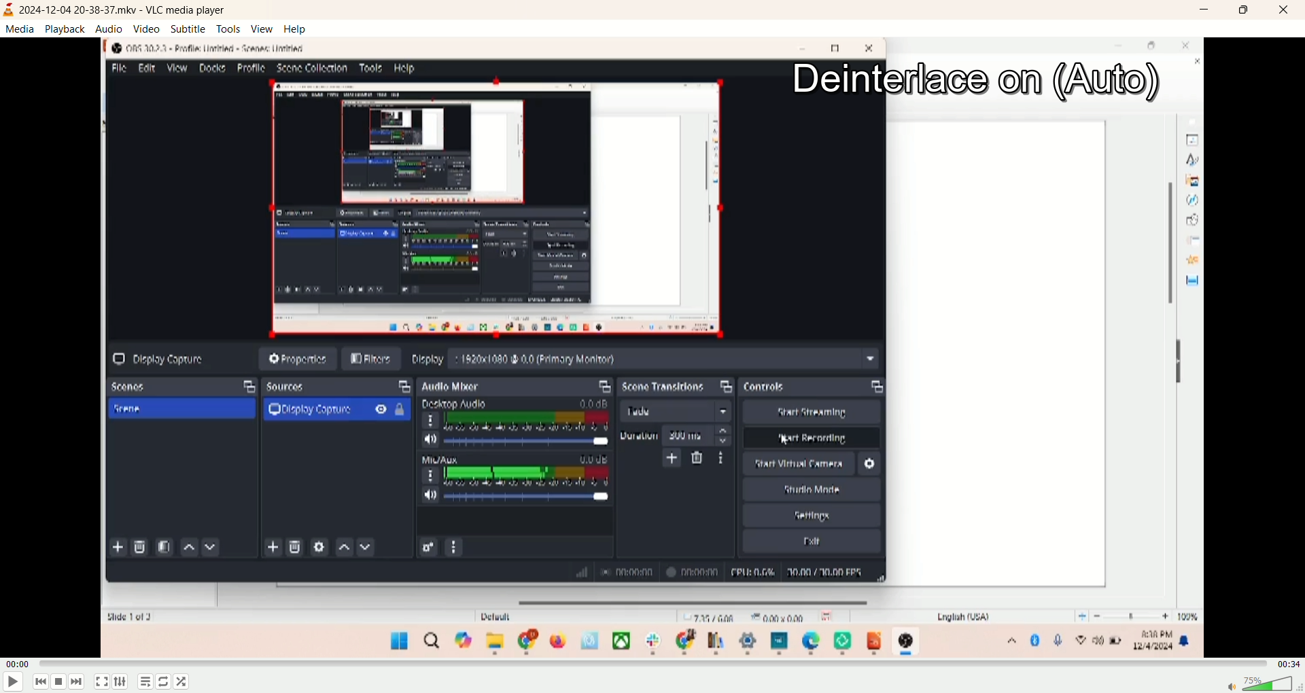  I want to click on maximize, so click(1242, 13).